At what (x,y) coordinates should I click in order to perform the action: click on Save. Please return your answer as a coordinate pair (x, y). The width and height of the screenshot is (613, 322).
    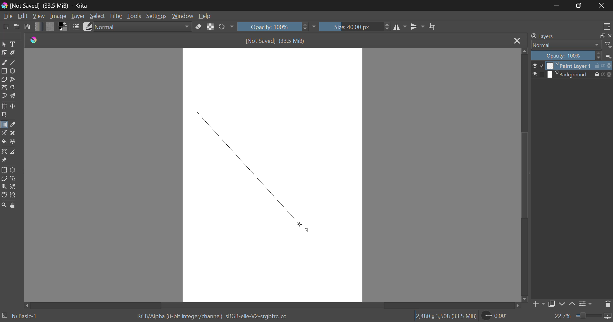
    Looking at the image, I should click on (27, 26).